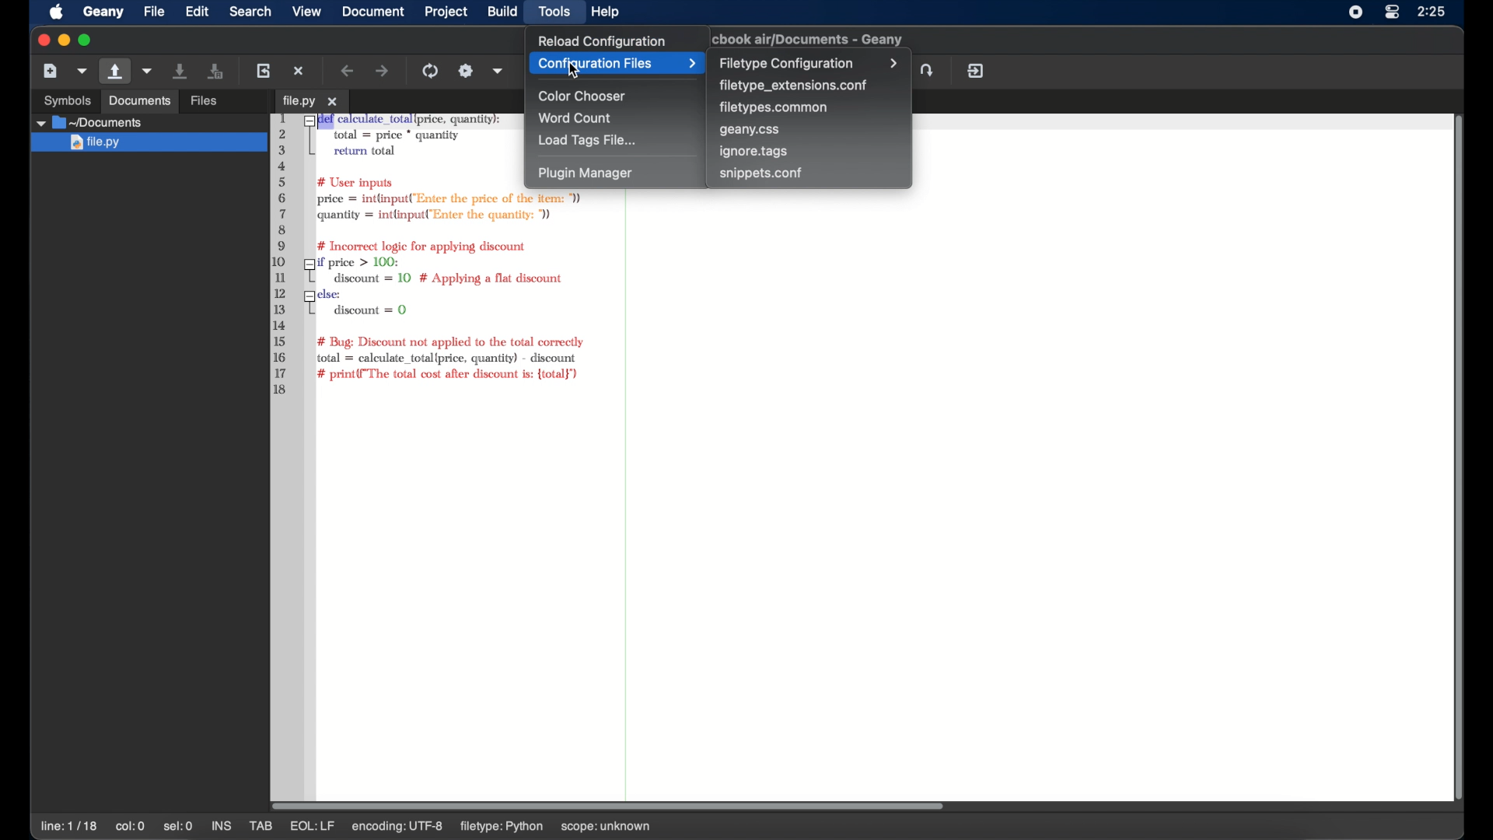 The width and height of the screenshot is (1493, 840). What do you see at coordinates (1356, 12) in the screenshot?
I see `screen recorder icon` at bounding box center [1356, 12].